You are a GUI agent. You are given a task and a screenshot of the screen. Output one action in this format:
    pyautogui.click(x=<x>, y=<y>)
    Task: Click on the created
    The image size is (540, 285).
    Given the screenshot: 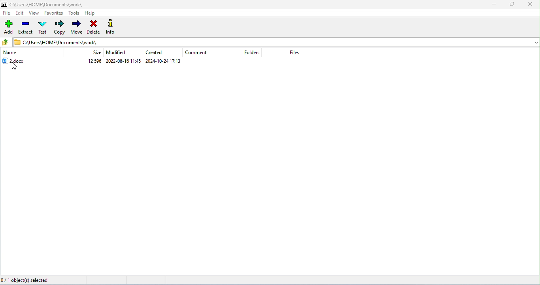 What is the action you would take?
    pyautogui.click(x=155, y=52)
    